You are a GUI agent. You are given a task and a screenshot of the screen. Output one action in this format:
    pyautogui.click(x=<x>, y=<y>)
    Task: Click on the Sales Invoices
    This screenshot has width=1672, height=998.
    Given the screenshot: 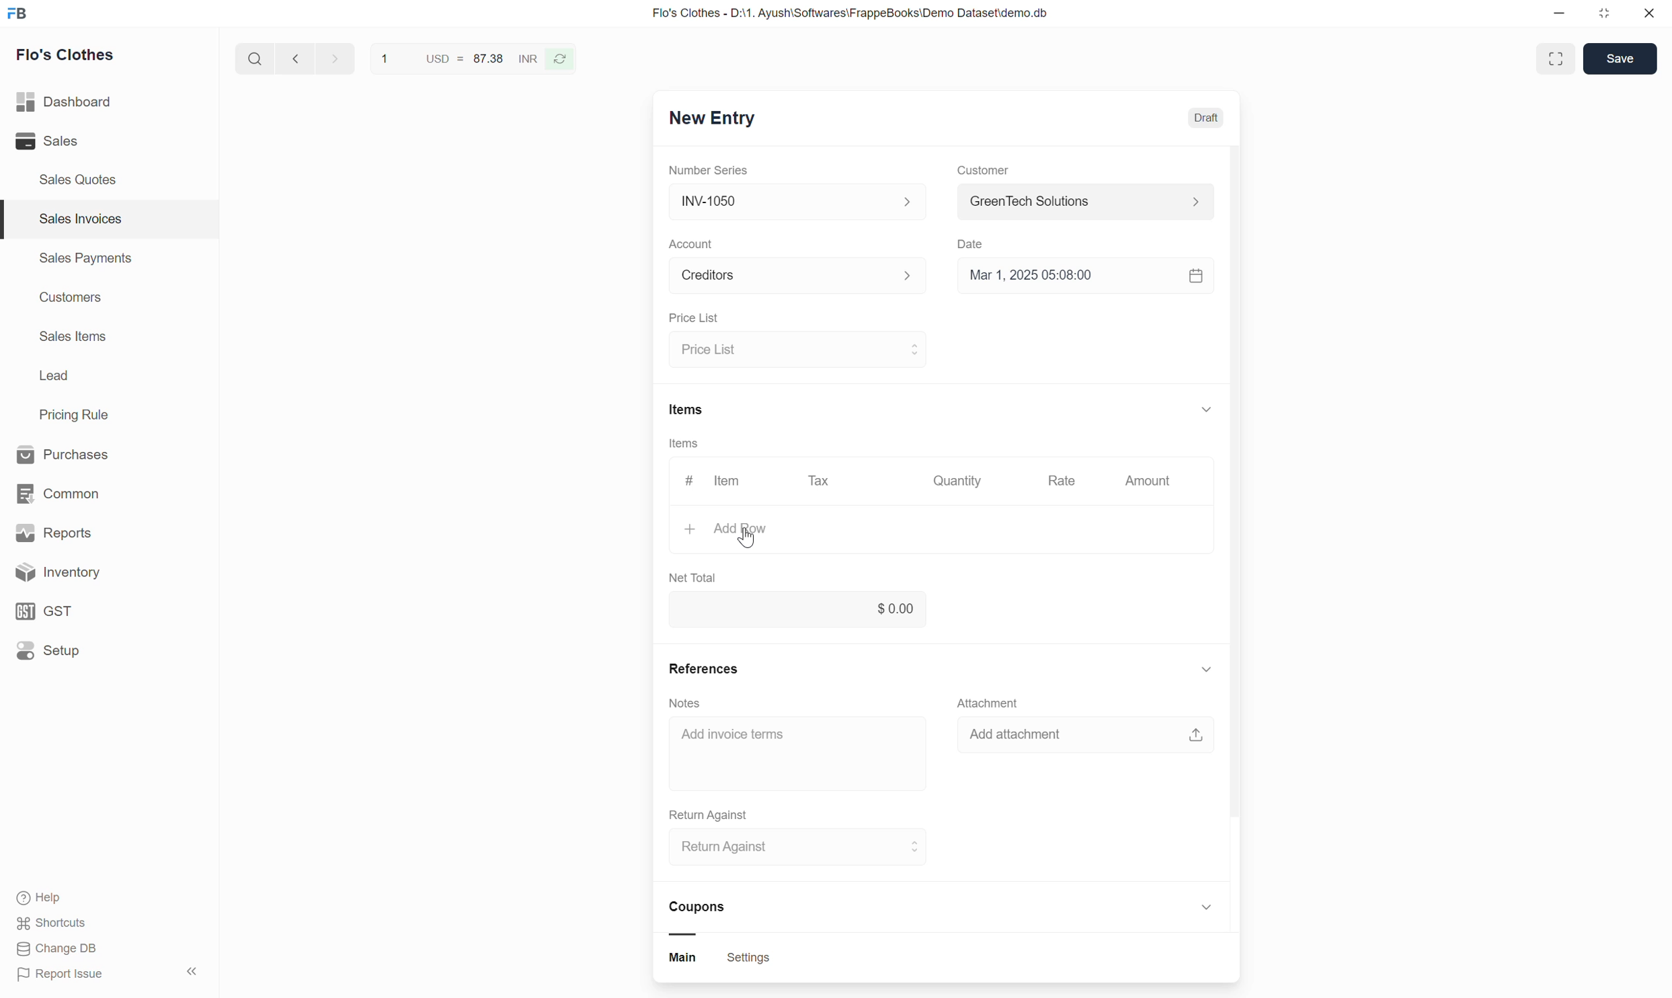 What is the action you would take?
    pyautogui.click(x=78, y=219)
    